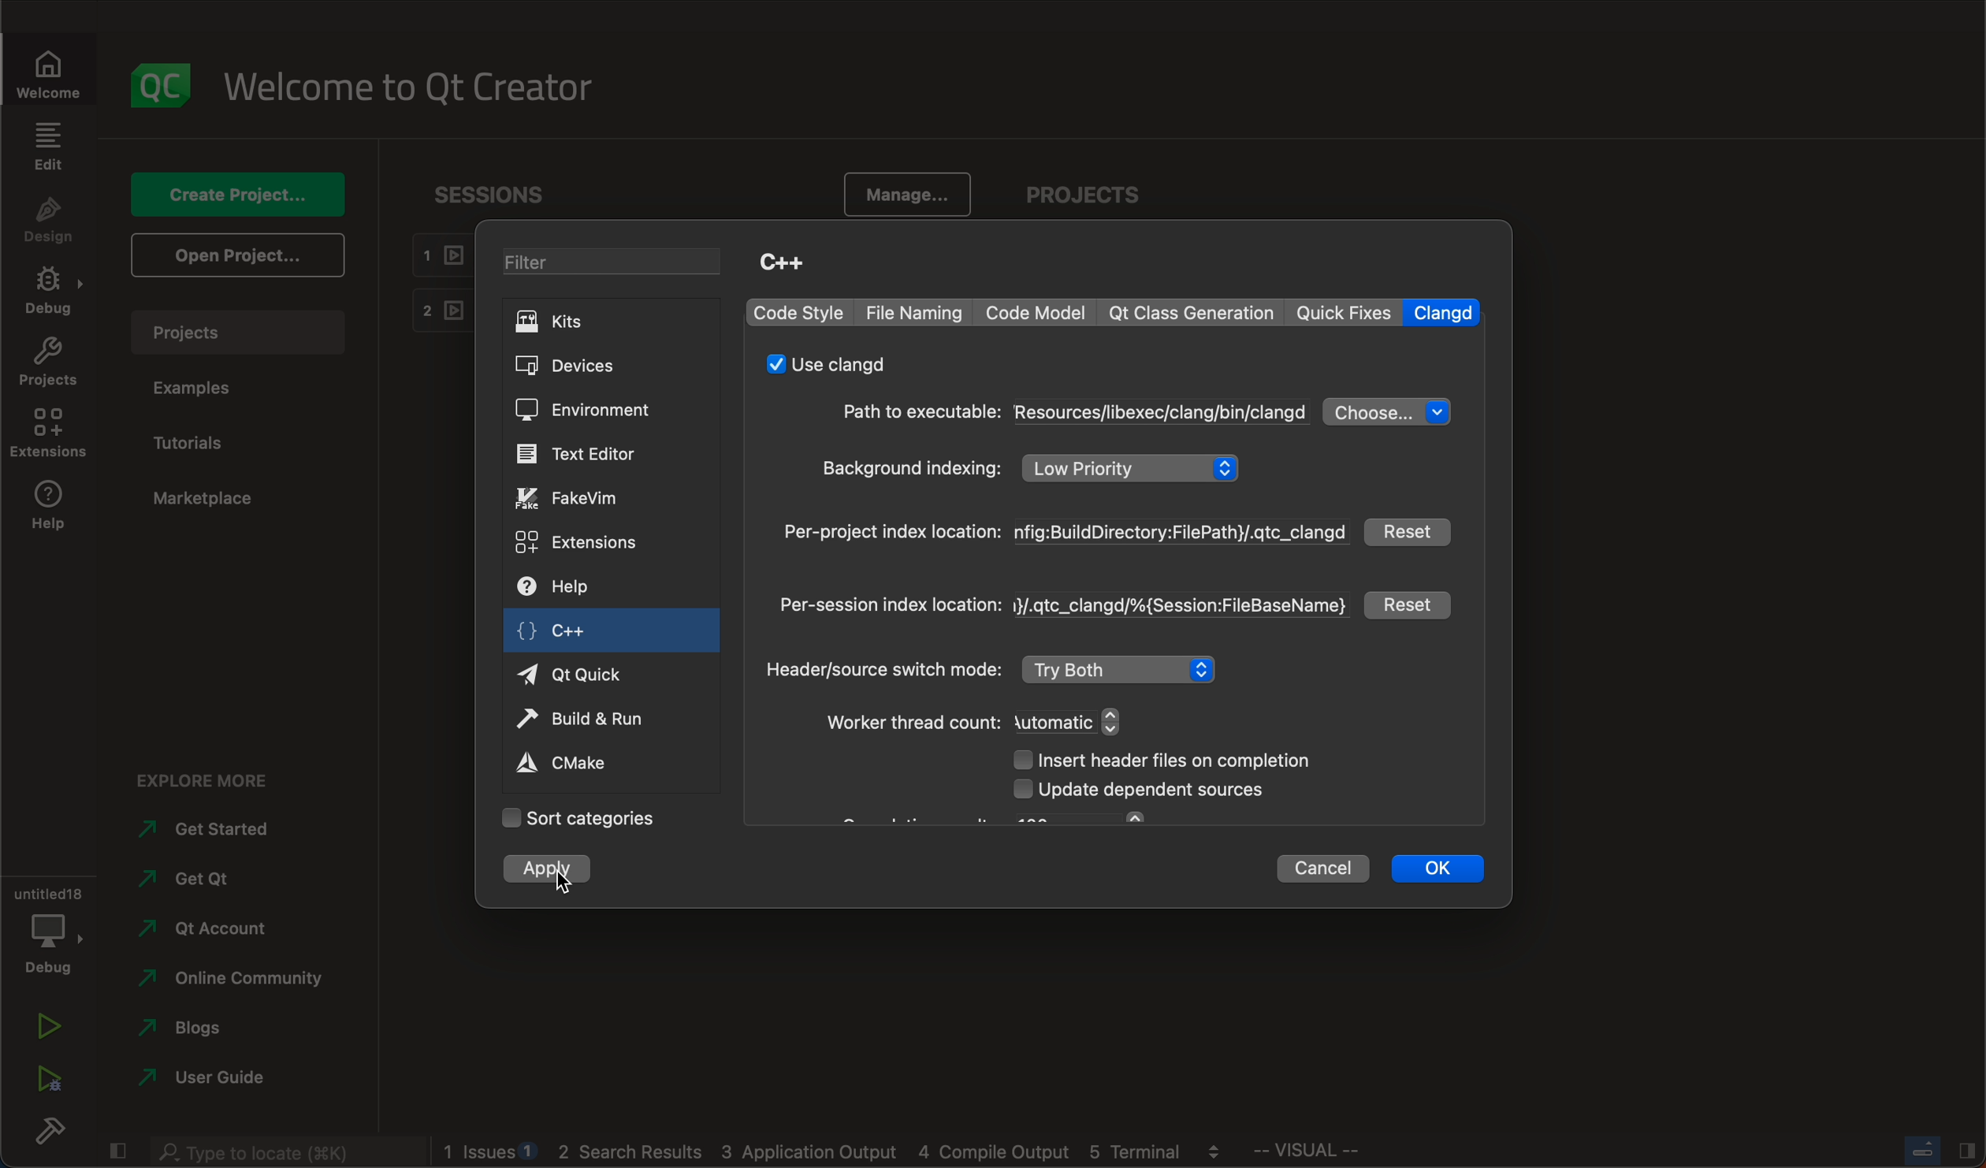 The height and width of the screenshot is (1168, 1986). I want to click on , so click(1311, 1150).